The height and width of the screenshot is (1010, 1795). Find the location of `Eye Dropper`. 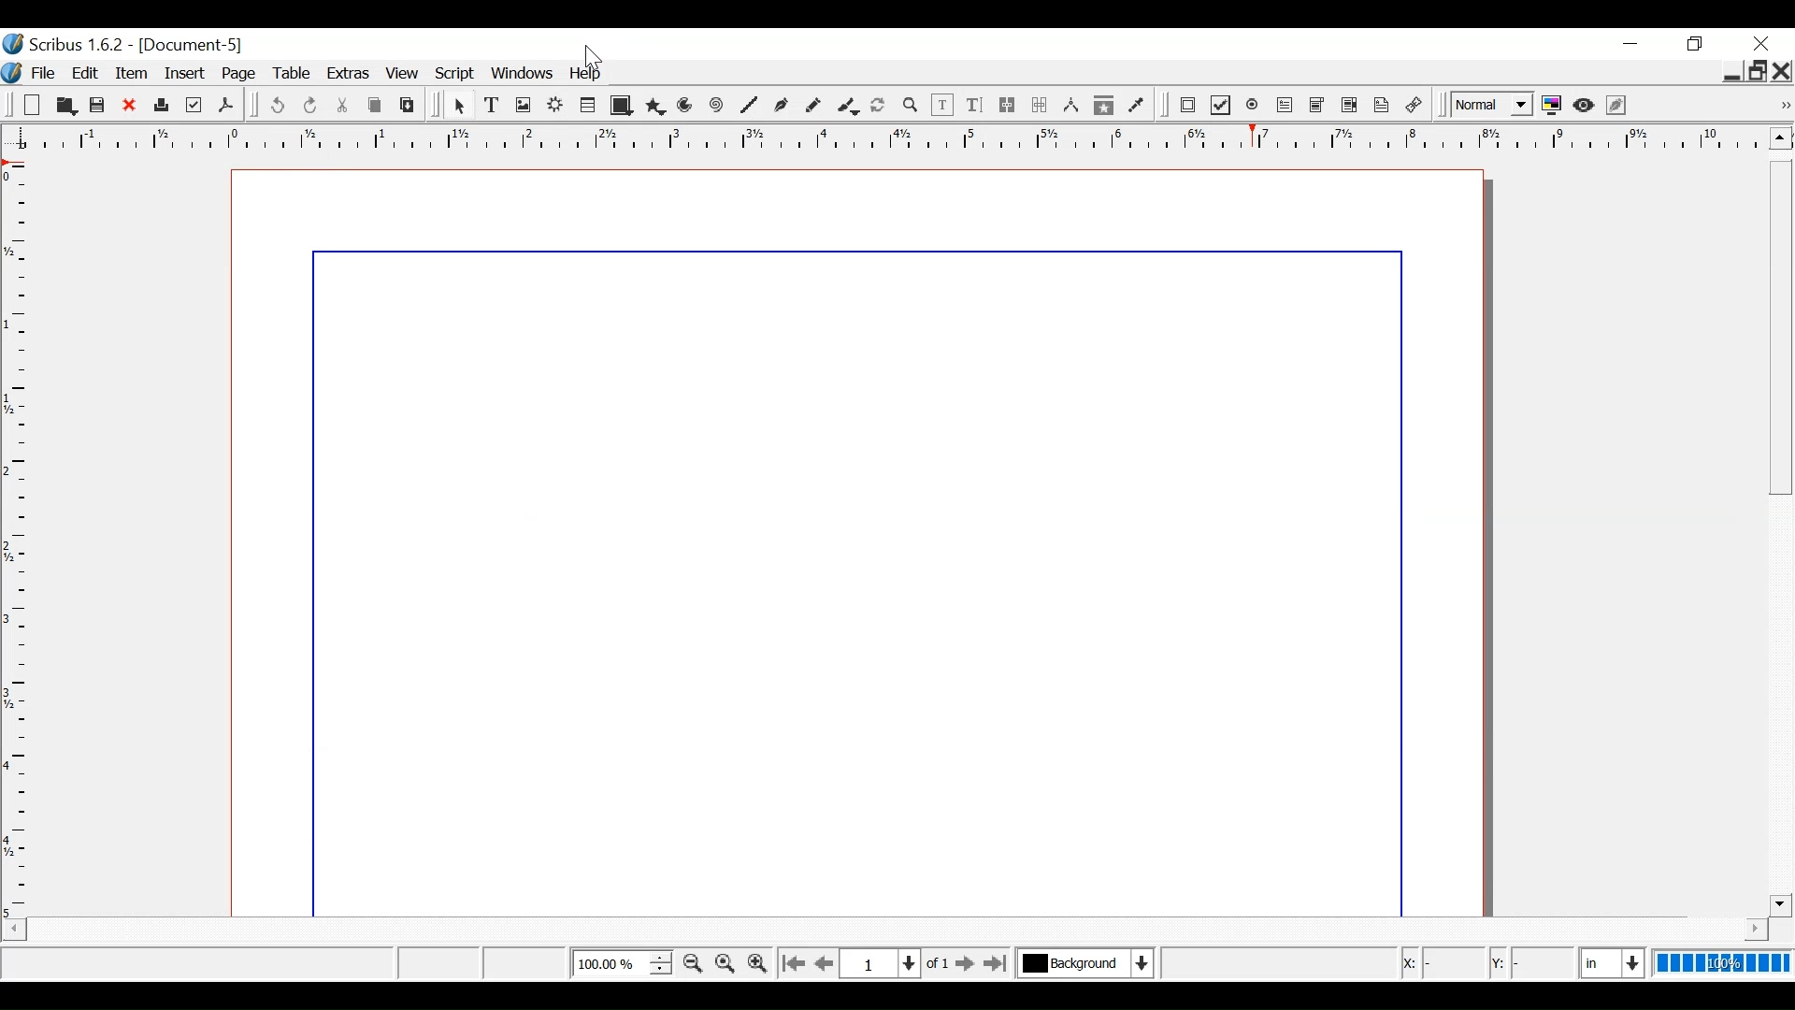

Eye Dropper is located at coordinates (1137, 108).